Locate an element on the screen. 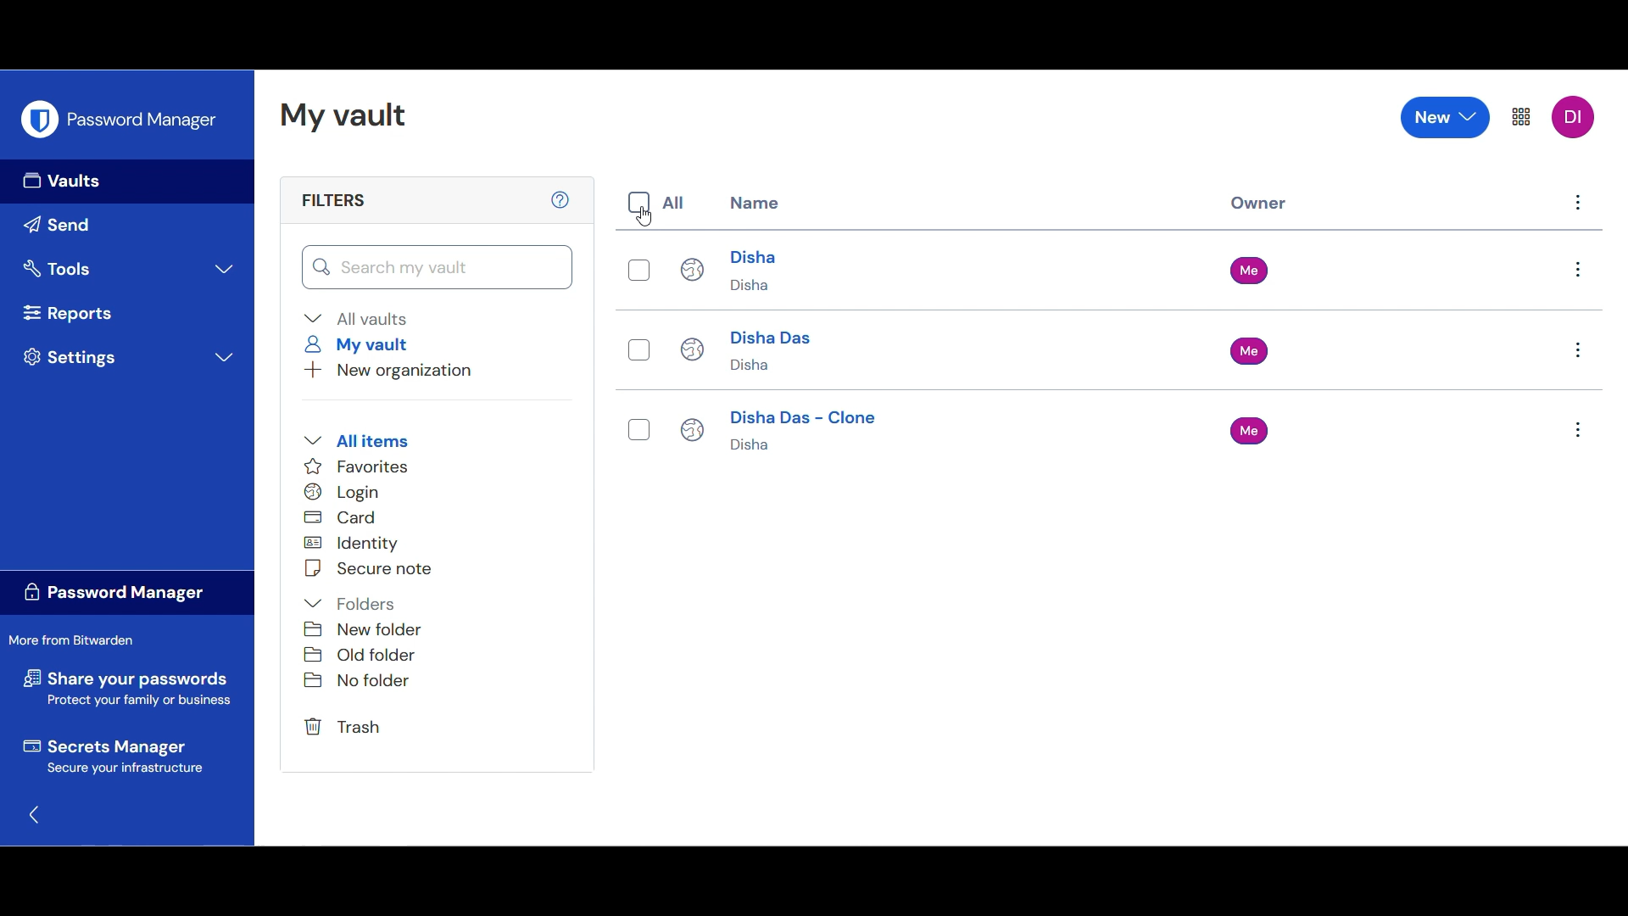 The width and height of the screenshot is (1628, 916). Collapse all vaults is located at coordinates (356, 319).